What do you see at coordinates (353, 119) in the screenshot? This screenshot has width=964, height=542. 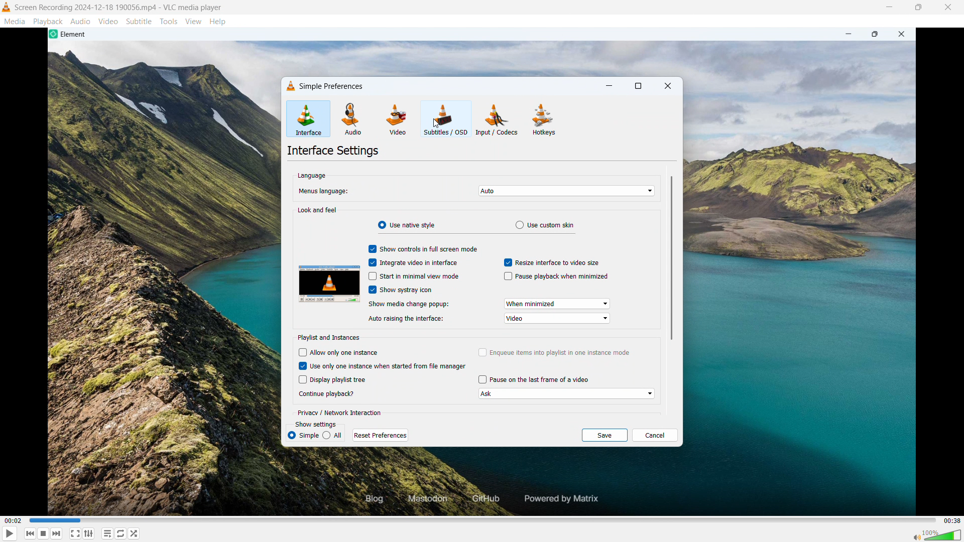 I see `Audio ` at bounding box center [353, 119].